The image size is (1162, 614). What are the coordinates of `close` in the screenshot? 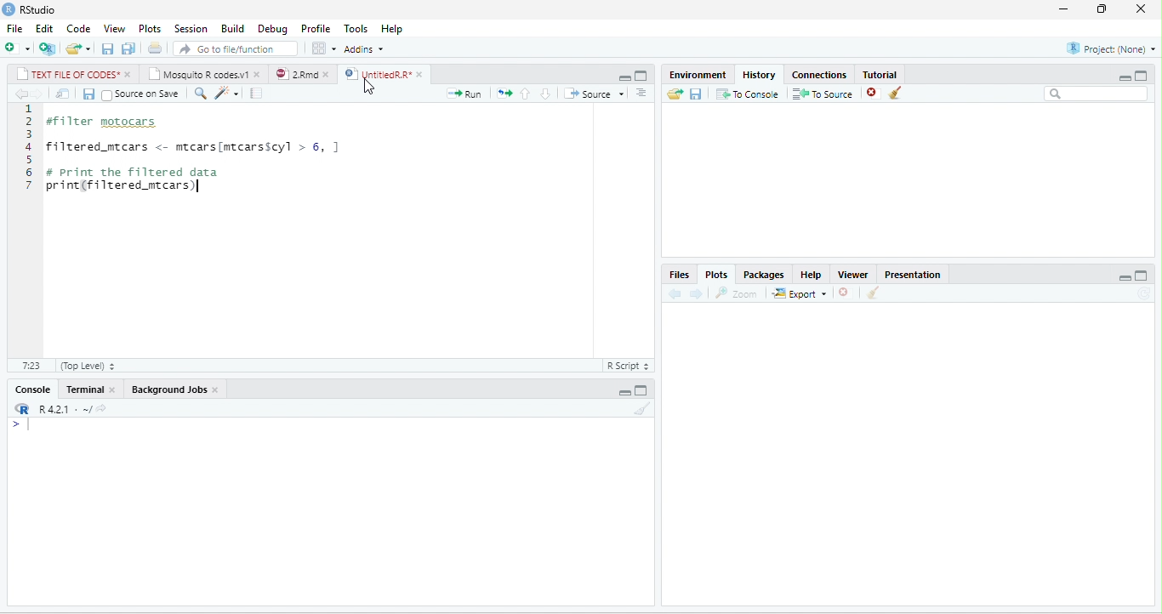 It's located at (259, 76).